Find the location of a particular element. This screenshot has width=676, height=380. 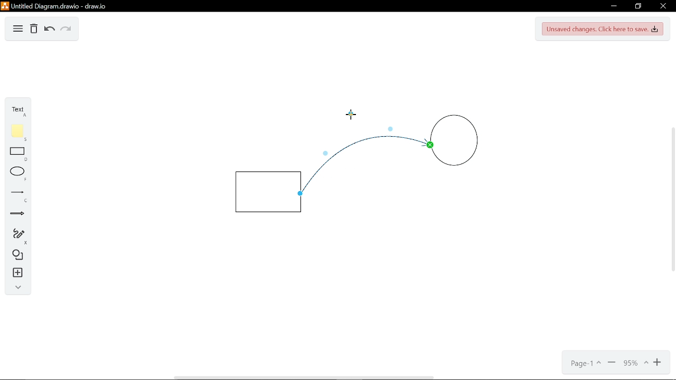

Arrow is located at coordinates (15, 215).